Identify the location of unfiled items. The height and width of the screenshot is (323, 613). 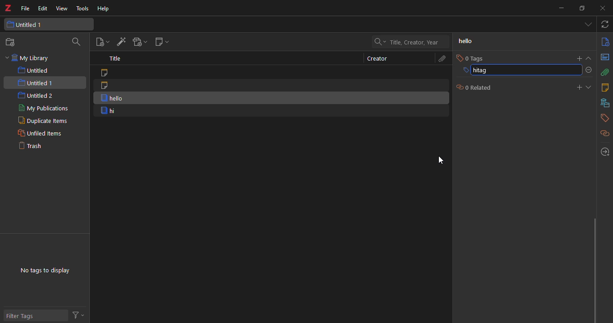
(39, 133).